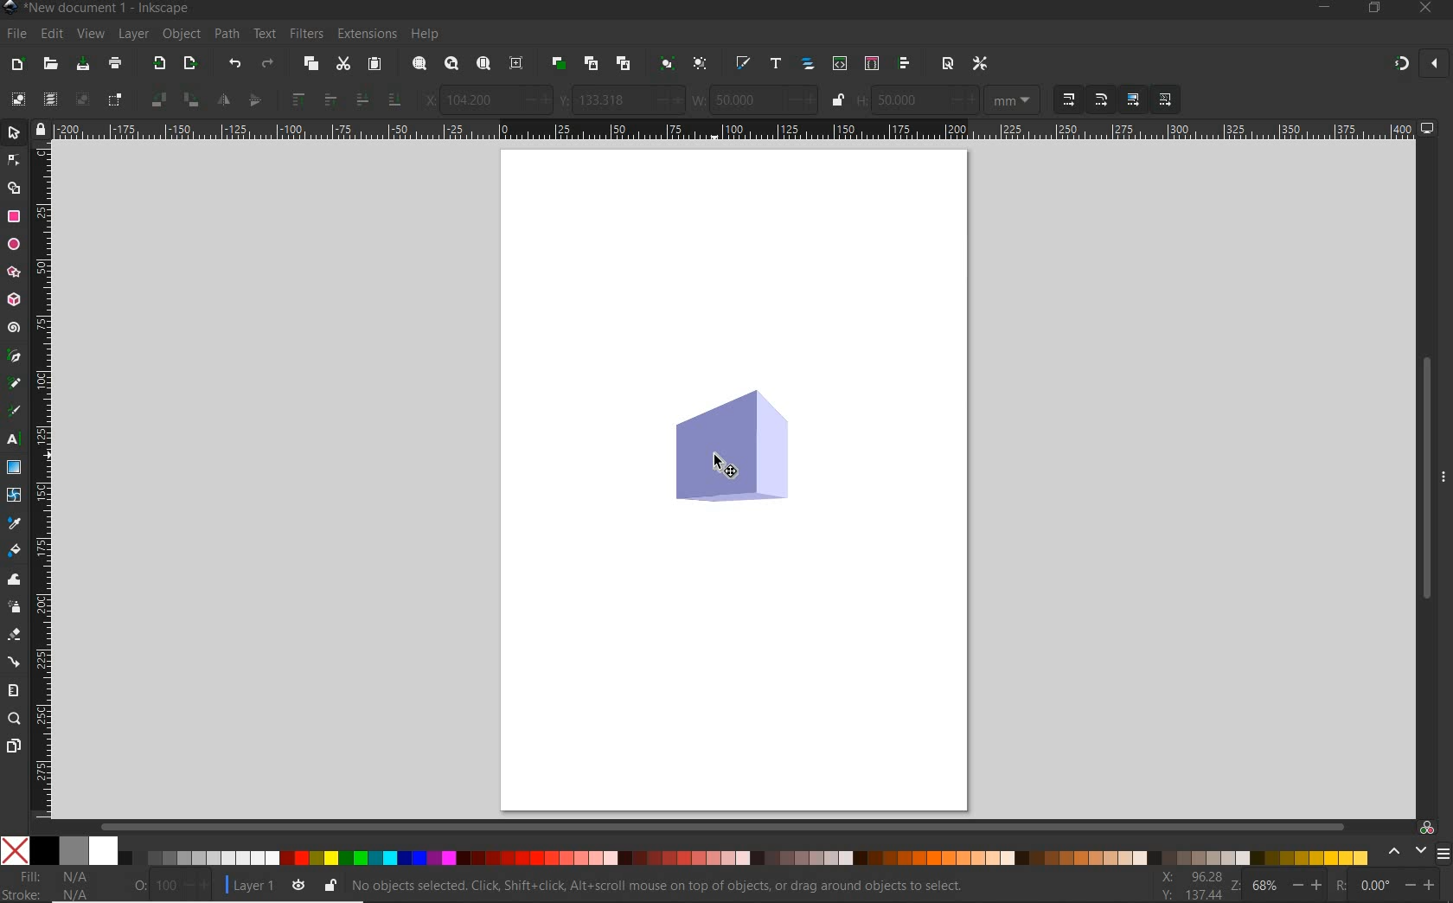 The width and height of the screenshot is (1453, 903). What do you see at coordinates (1162, 100) in the screenshot?
I see `move patterns` at bounding box center [1162, 100].